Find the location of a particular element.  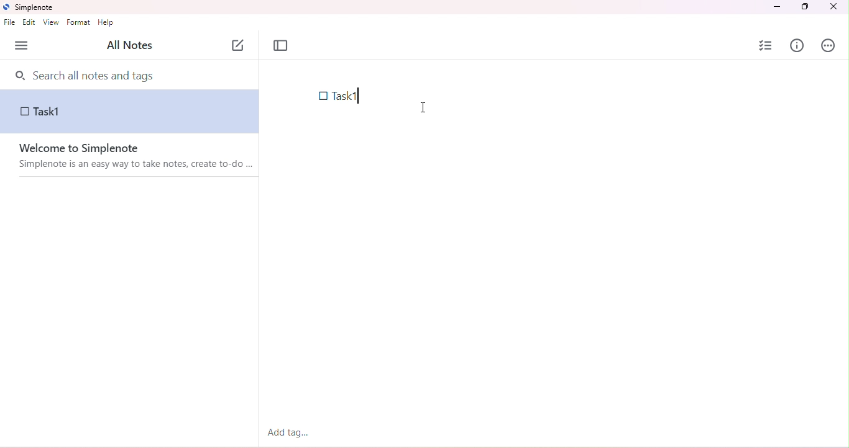

typing cursor is located at coordinates (423, 105).